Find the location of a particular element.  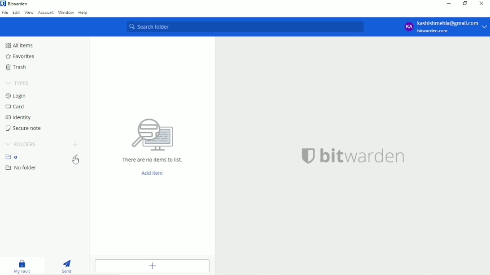

There are no items to list. is located at coordinates (153, 160).